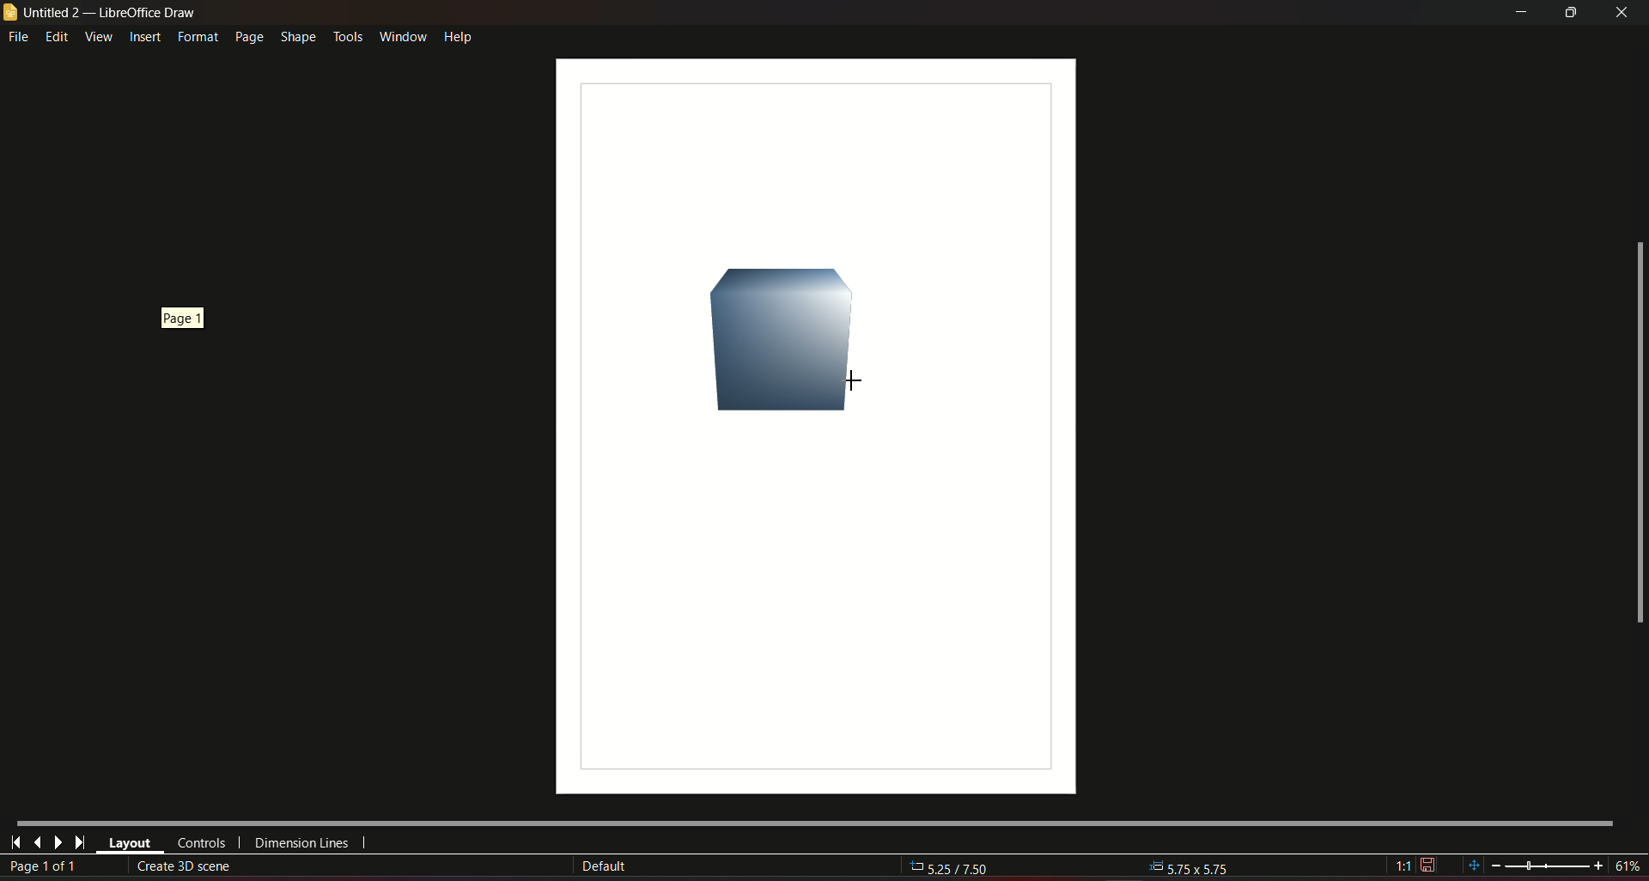  What do you see at coordinates (191, 866) in the screenshot?
I see `create 3D scene` at bounding box center [191, 866].